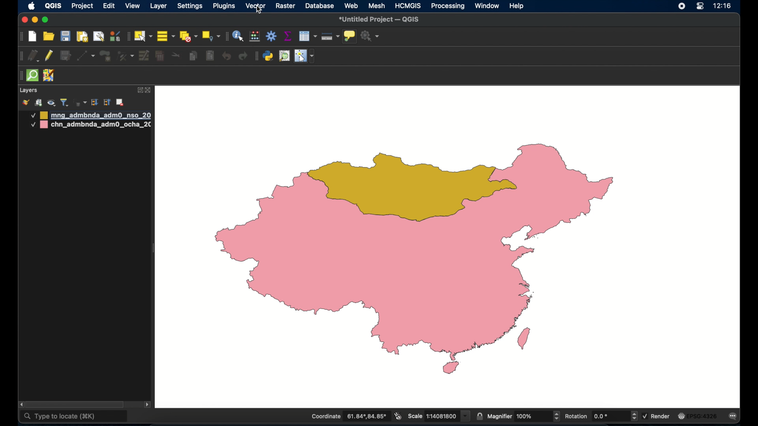  Describe the element at coordinates (308, 36) in the screenshot. I see `attributes table` at that location.